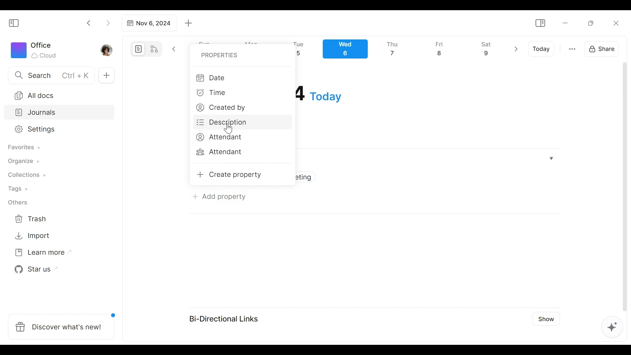  Describe the element at coordinates (17, 22) in the screenshot. I see `Show/Hide Sidebar` at that location.